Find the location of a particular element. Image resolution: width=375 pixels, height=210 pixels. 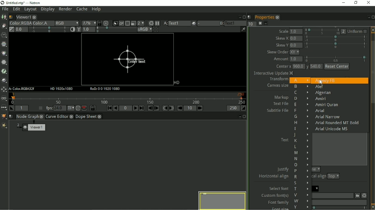

Synchronize viewers is located at coordinates (99, 23).